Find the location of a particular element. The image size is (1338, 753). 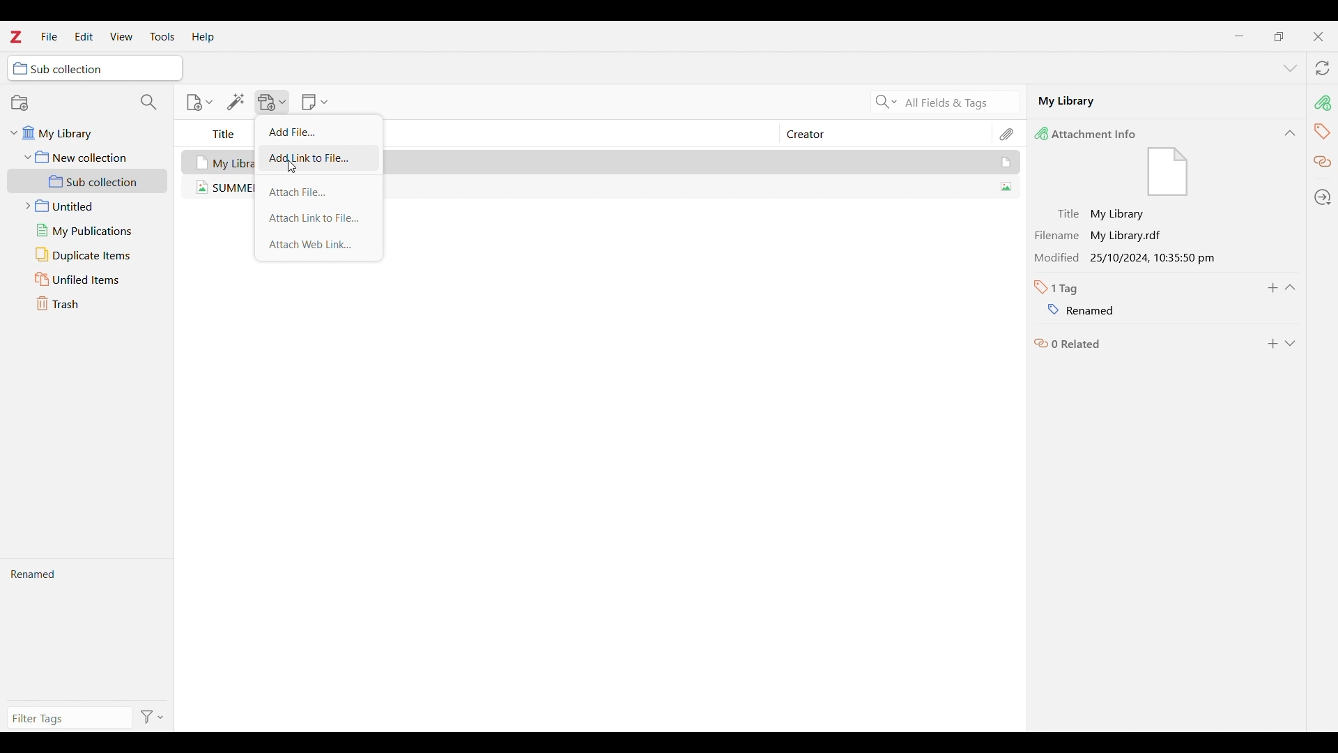

Modified 25/10/2024, 10:35:50 pm is located at coordinates (1131, 258).